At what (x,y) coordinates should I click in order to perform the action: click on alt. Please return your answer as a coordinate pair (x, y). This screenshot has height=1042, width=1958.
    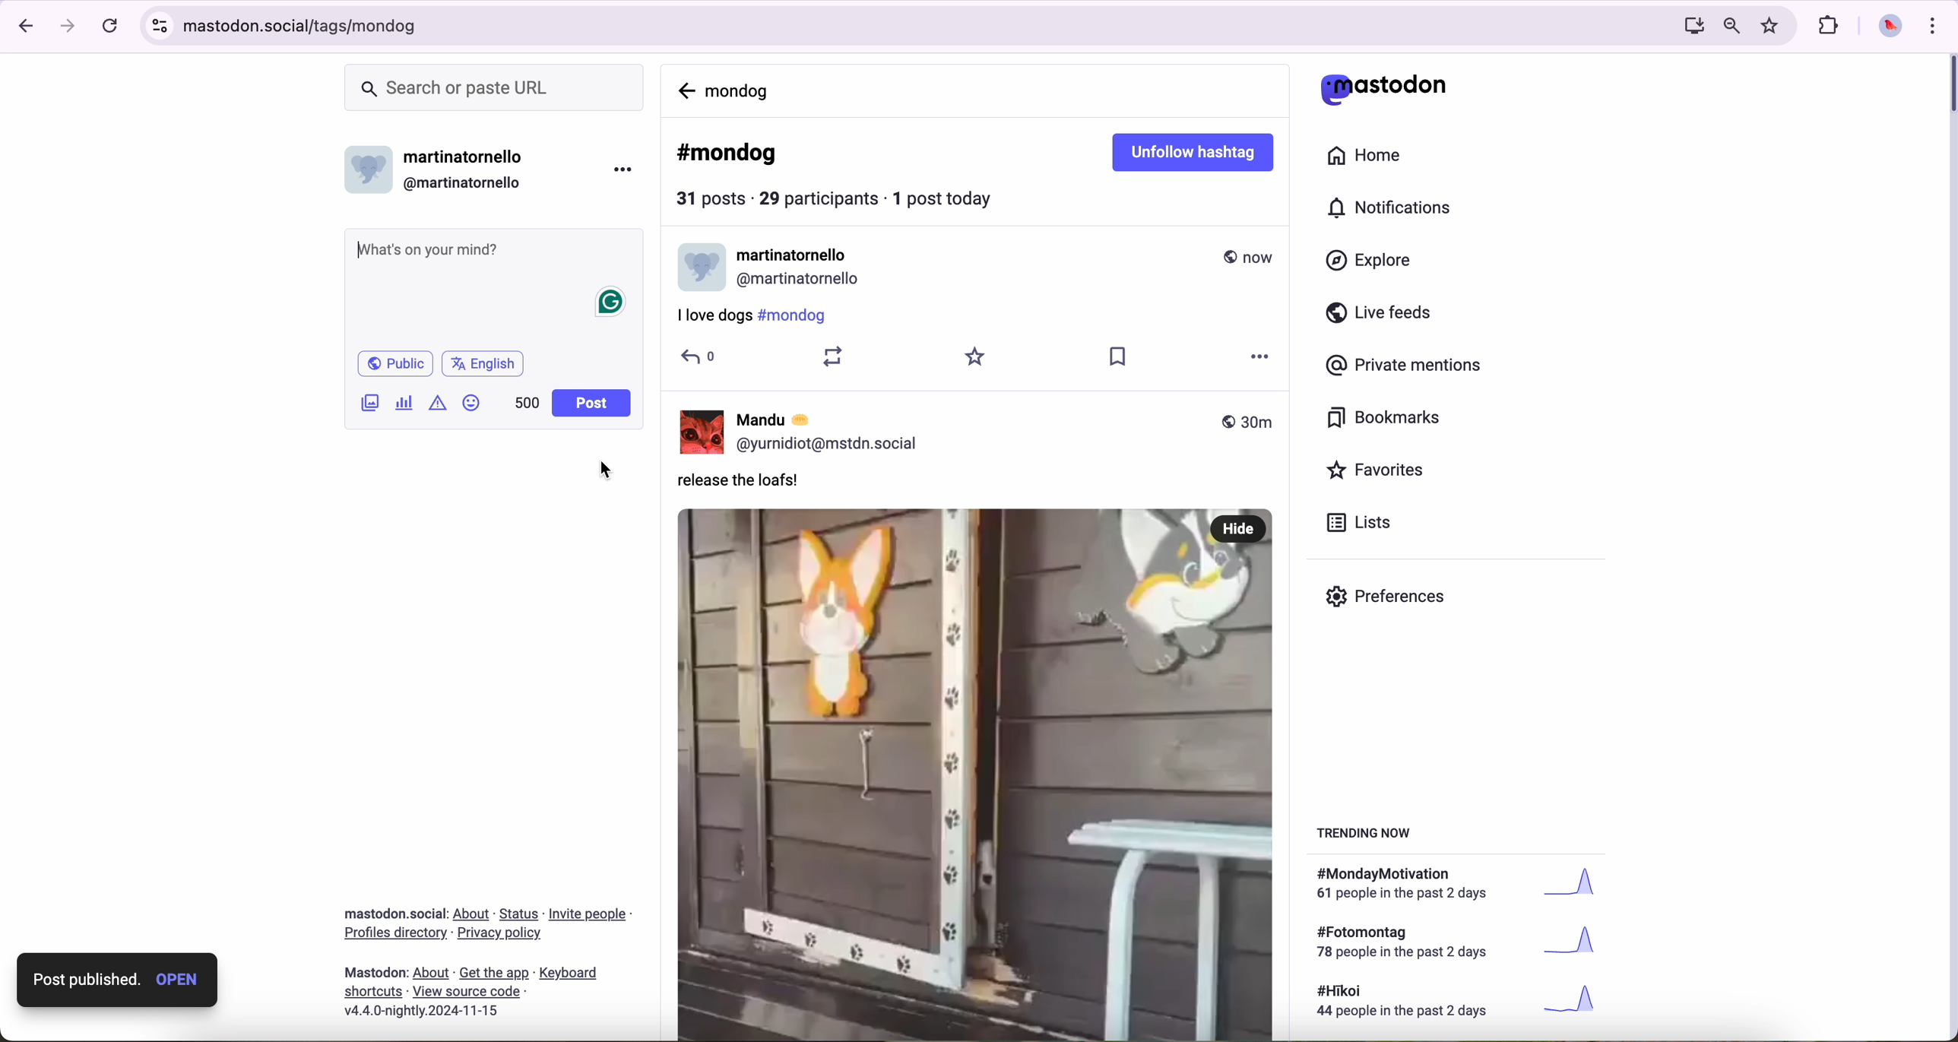
    Looking at the image, I should click on (1209, 913).